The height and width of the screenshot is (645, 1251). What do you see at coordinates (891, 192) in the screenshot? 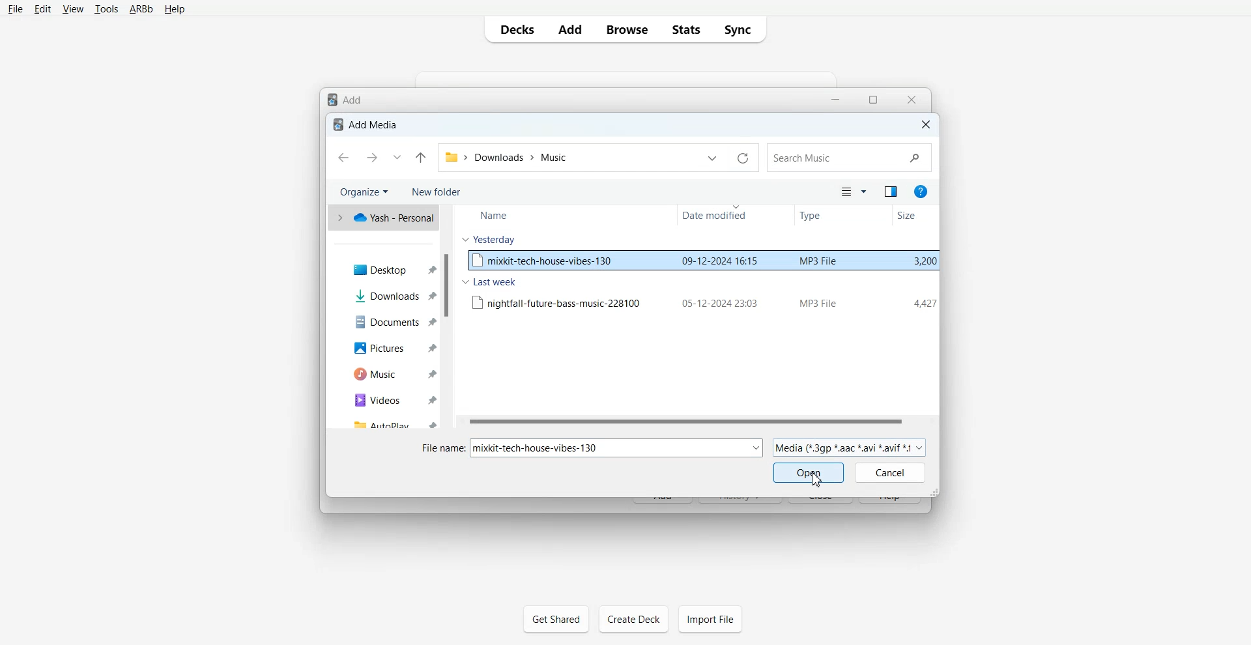
I see `Show the preview pane` at bounding box center [891, 192].